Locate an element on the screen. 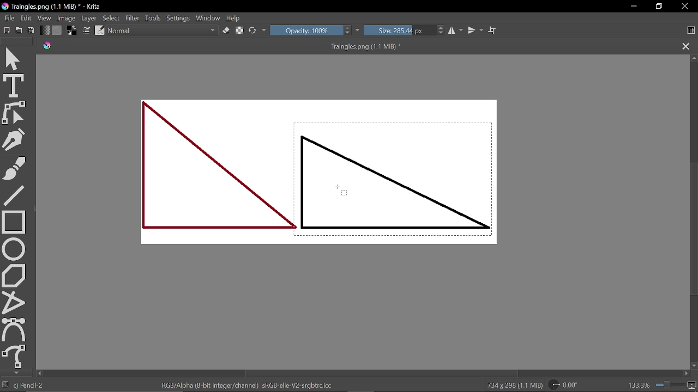  Select is located at coordinates (112, 18).